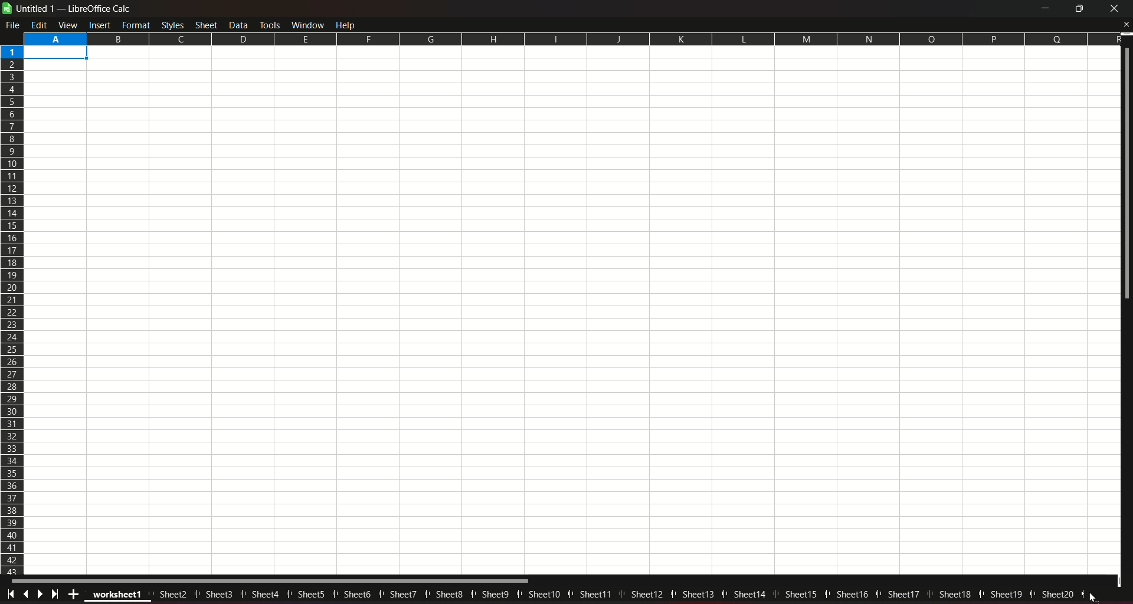 The image size is (1133, 604). Describe the element at coordinates (75, 595) in the screenshot. I see `Add` at that location.